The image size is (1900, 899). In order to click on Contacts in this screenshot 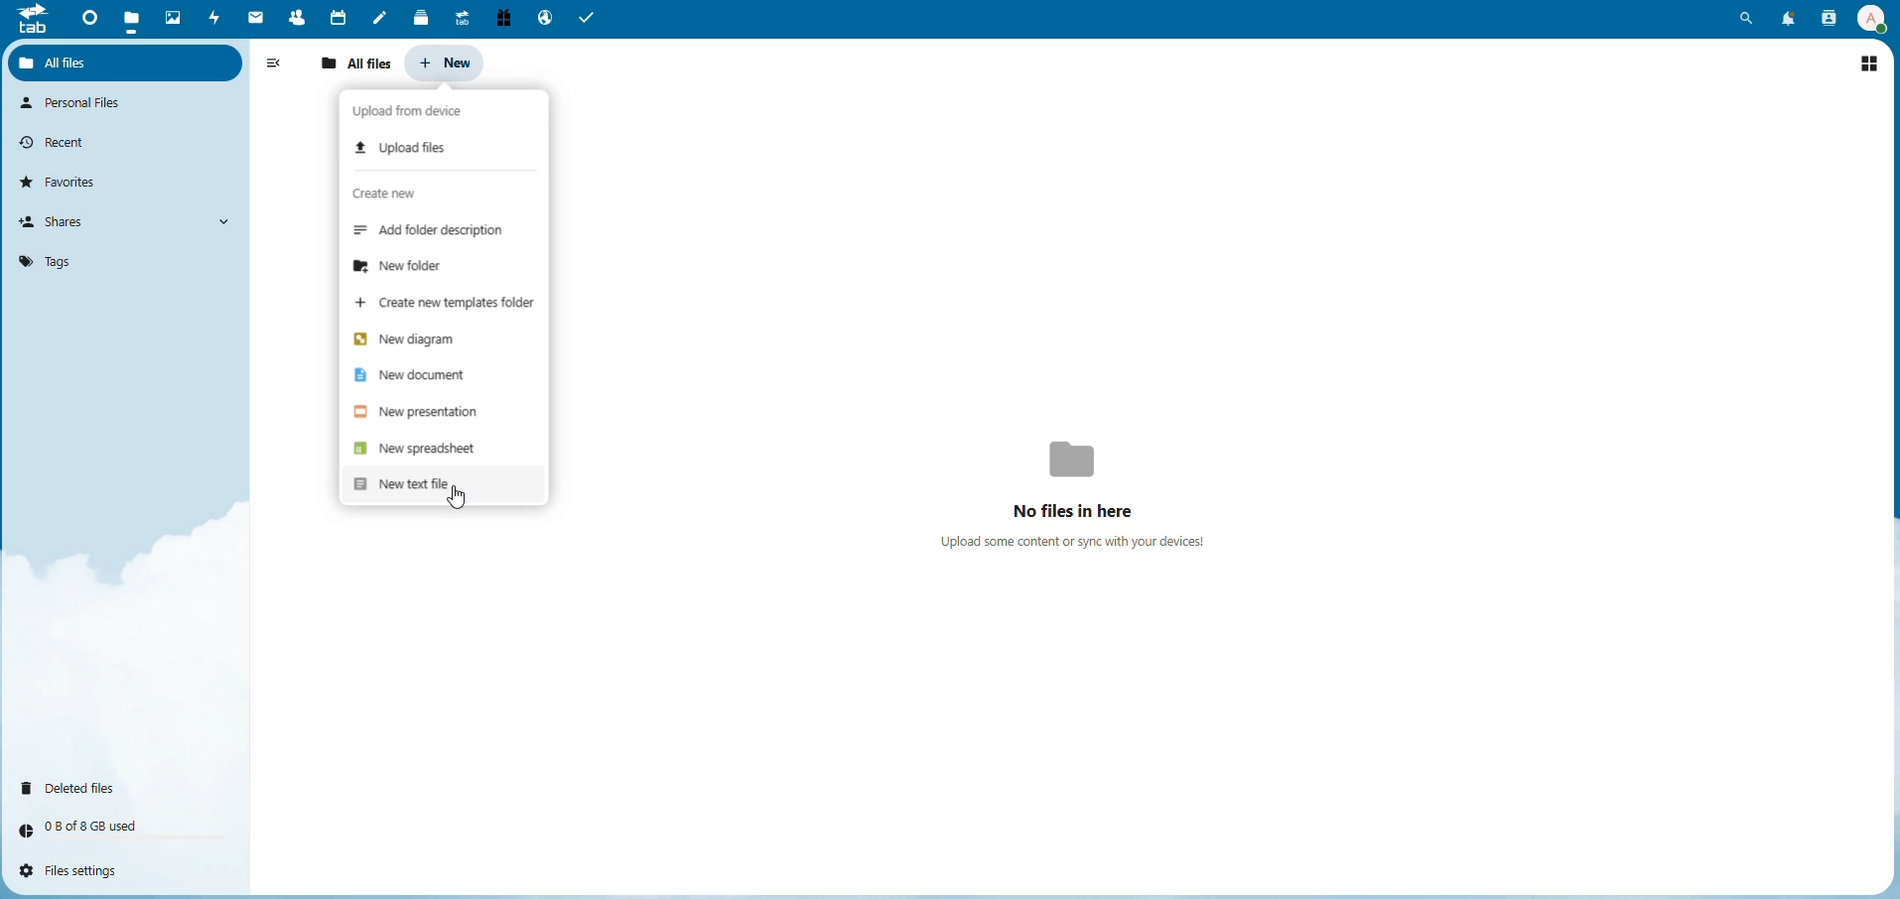, I will do `click(295, 17)`.